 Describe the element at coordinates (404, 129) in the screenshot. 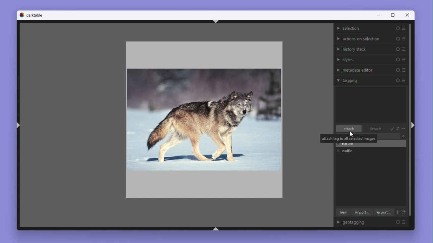

I see `Minimise` at that location.